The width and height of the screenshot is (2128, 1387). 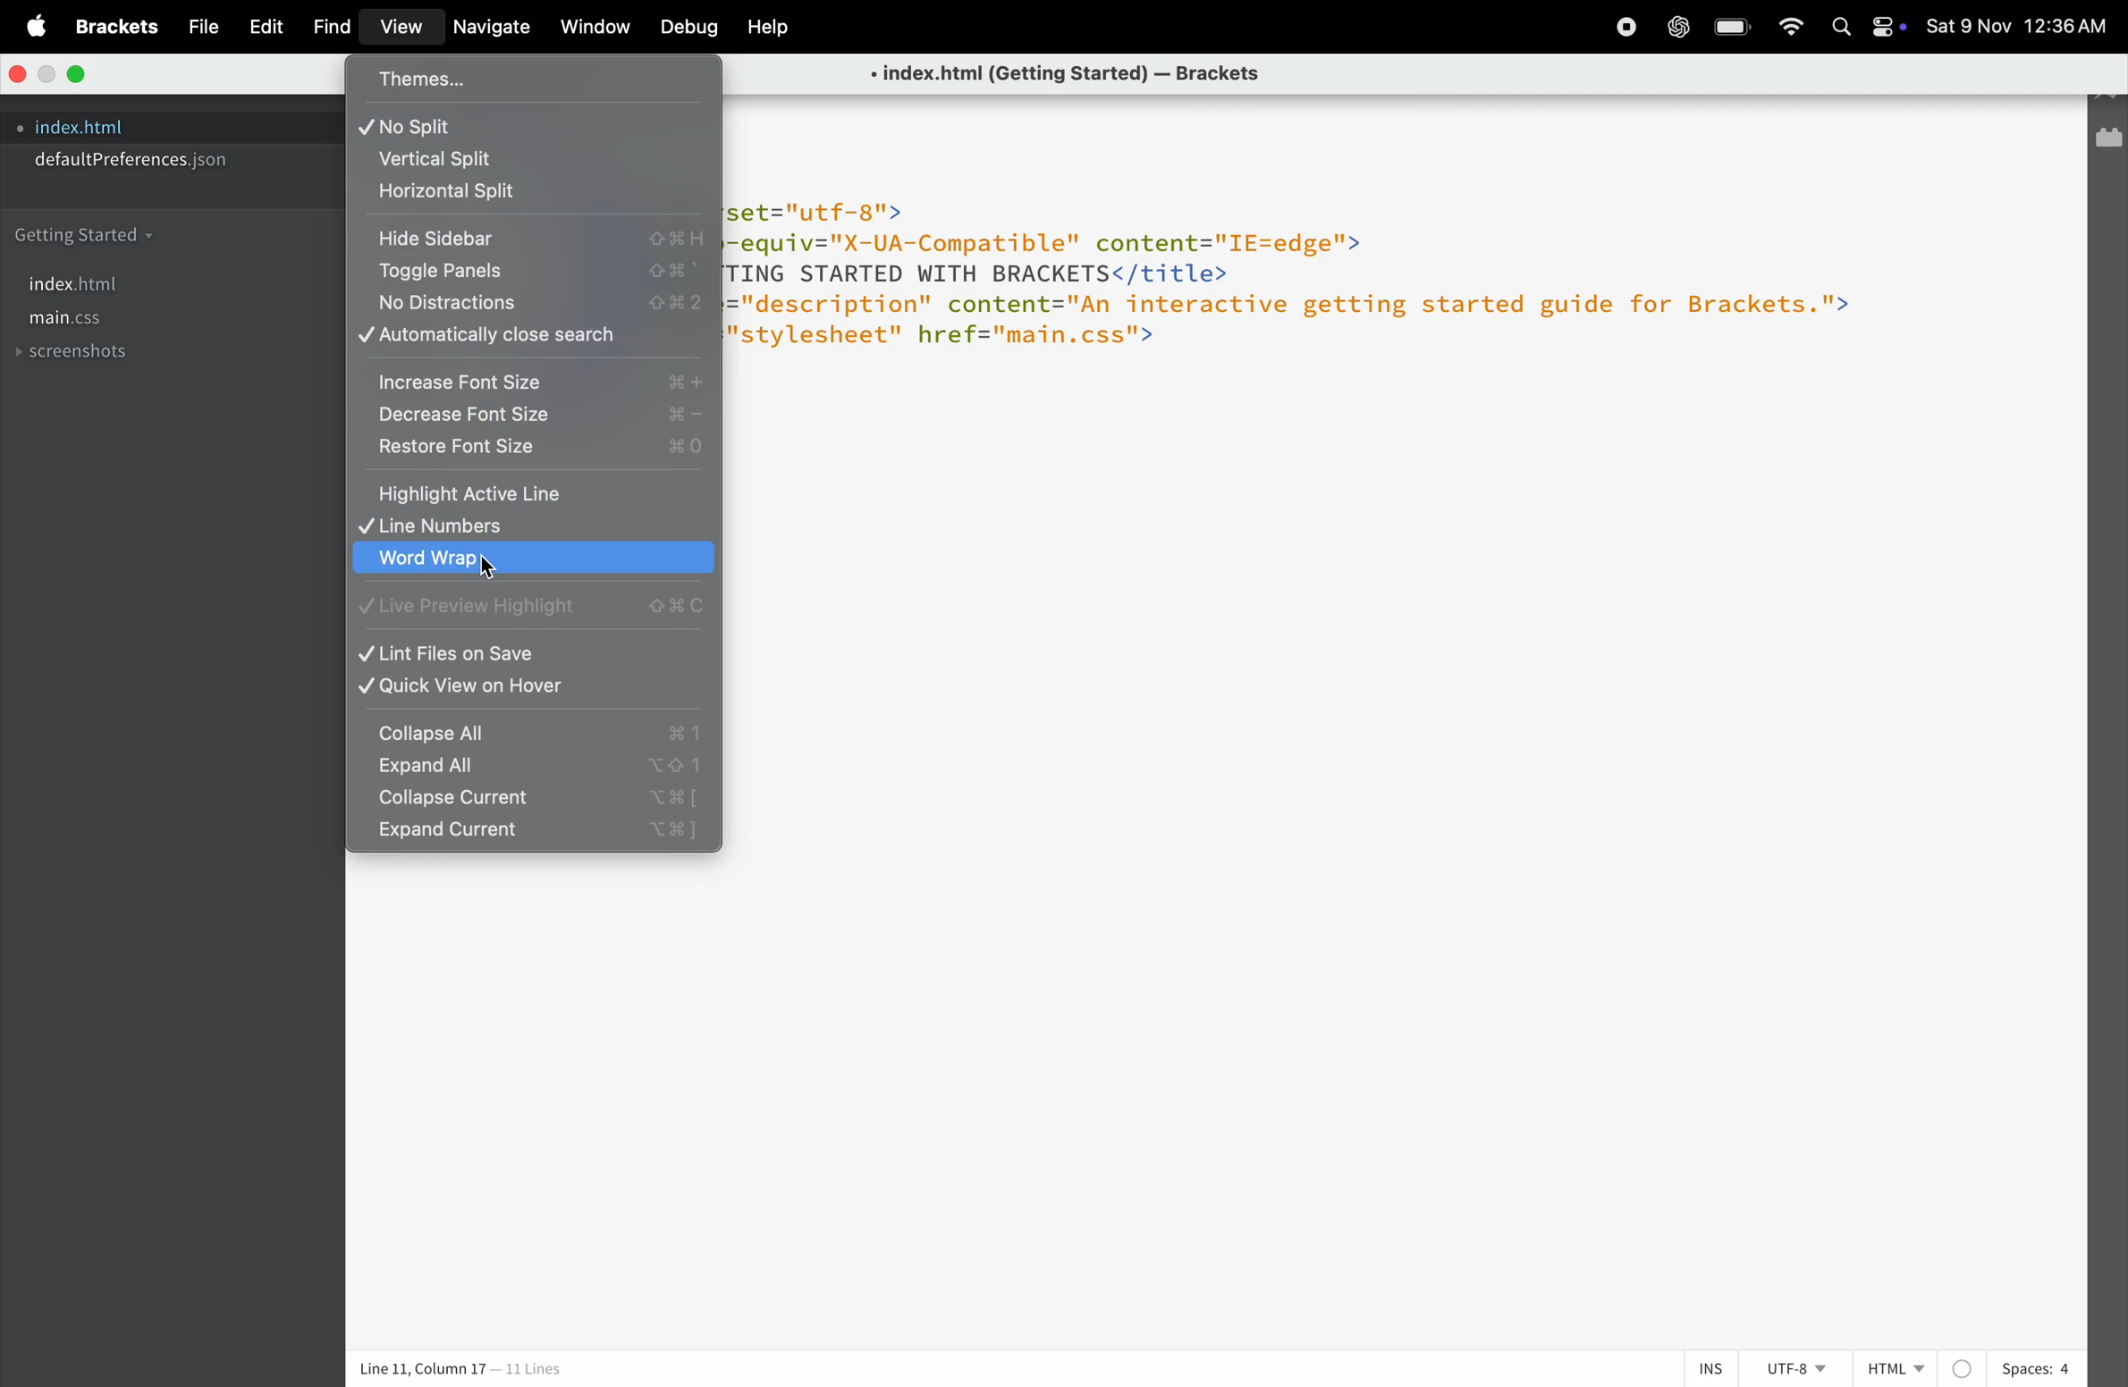 I want to click on ins, so click(x=1713, y=1368).